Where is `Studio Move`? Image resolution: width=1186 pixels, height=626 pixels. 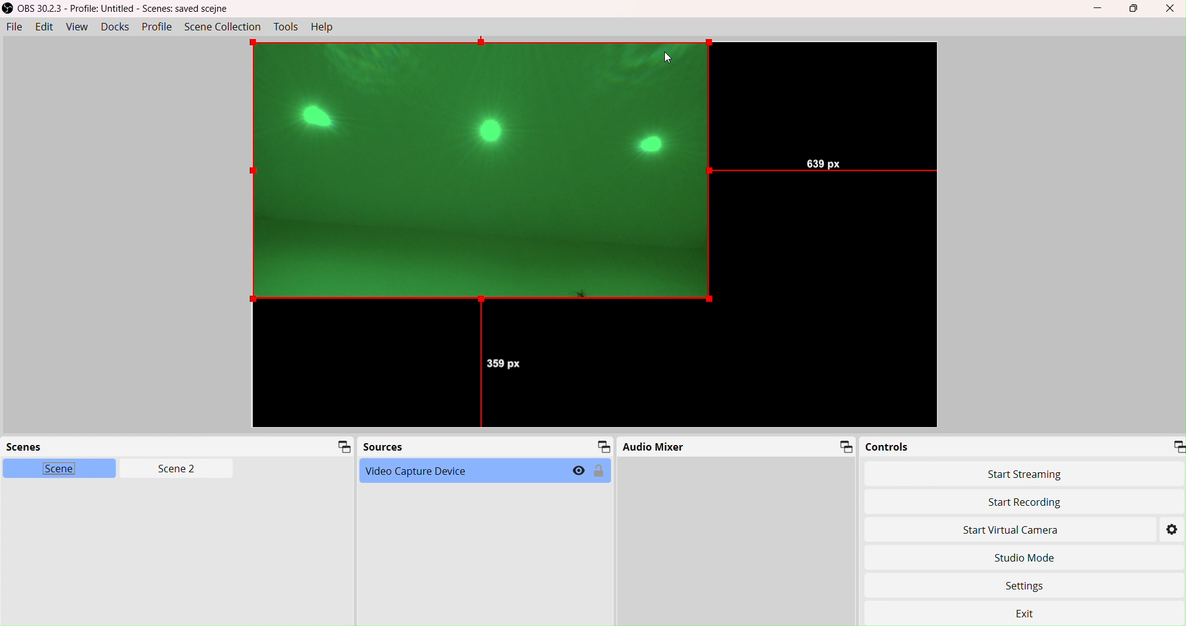
Studio Move is located at coordinates (1025, 555).